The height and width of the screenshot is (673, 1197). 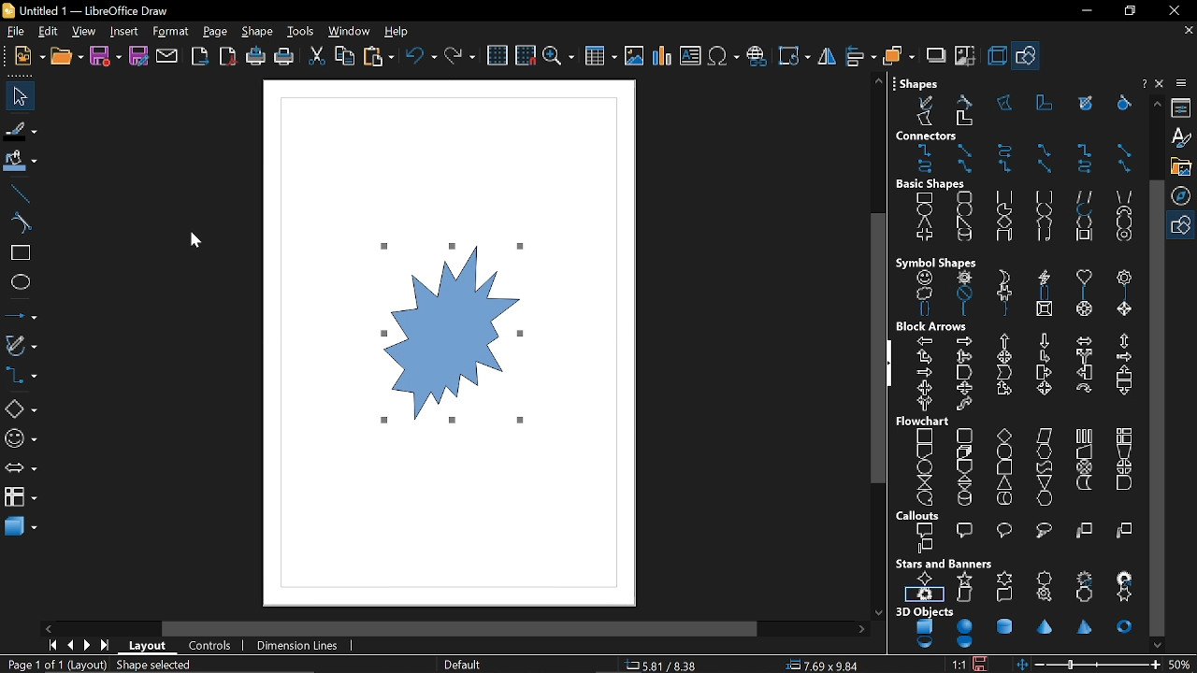 What do you see at coordinates (19, 163) in the screenshot?
I see `fill color` at bounding box center [19, 163].